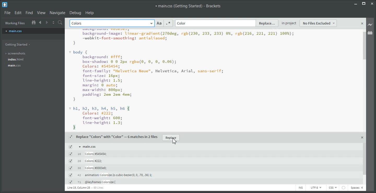 This screenshot has height=193, width=376. I want to click on Replace "Colors" with "Color" — 6 matches in 2 files, so click(113, 137).